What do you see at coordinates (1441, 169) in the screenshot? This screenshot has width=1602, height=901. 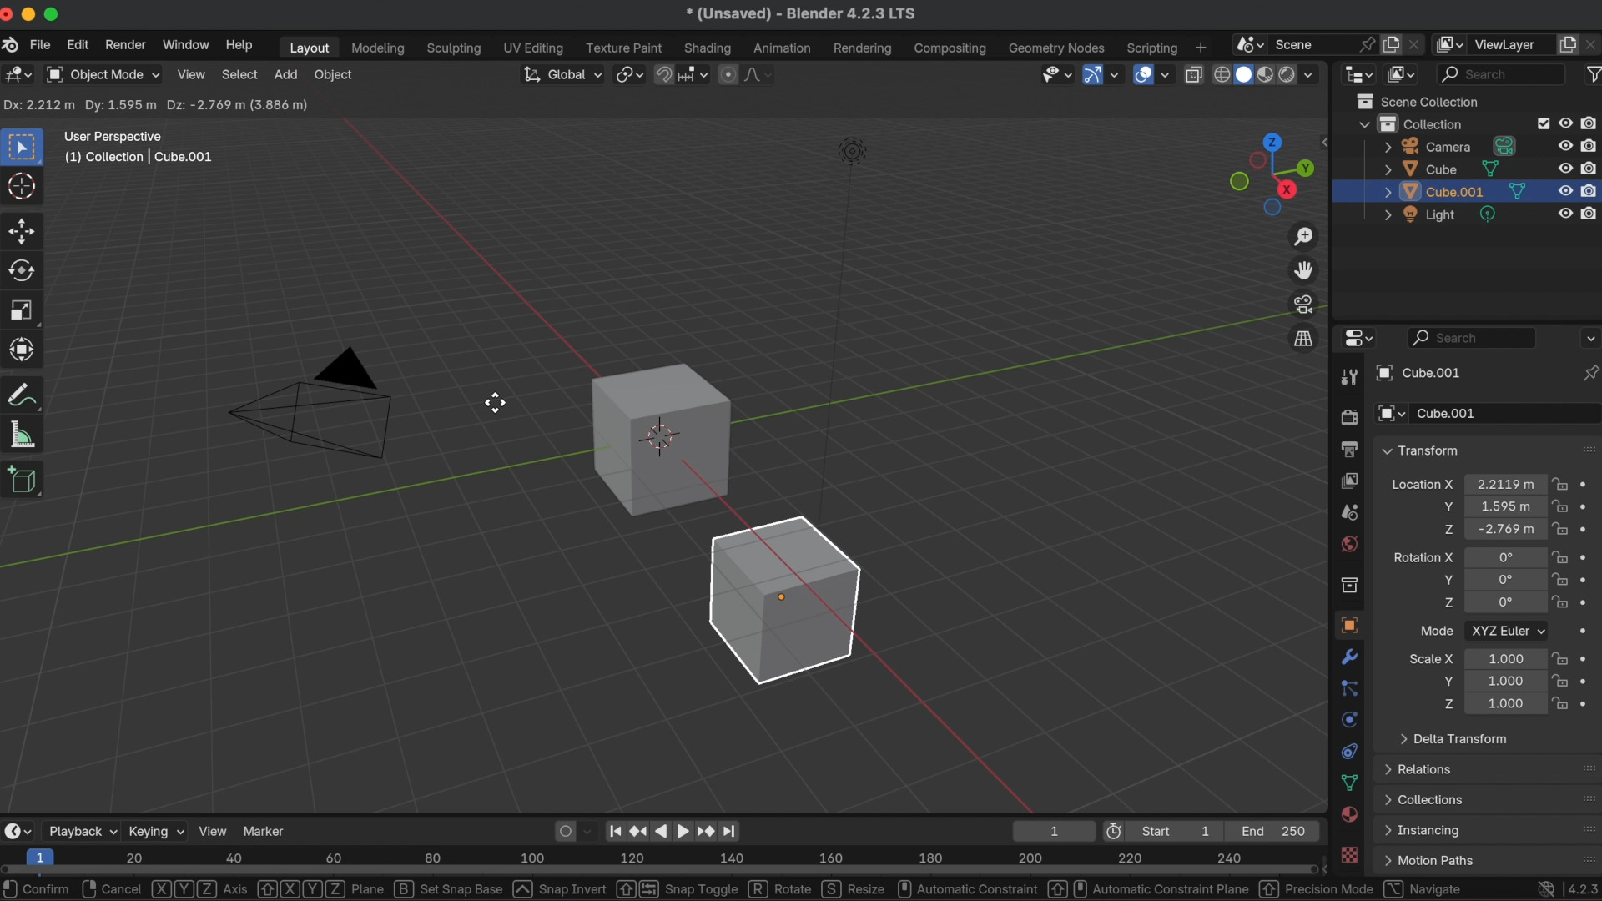 I see `cube` at bounding box center [1441, 169].